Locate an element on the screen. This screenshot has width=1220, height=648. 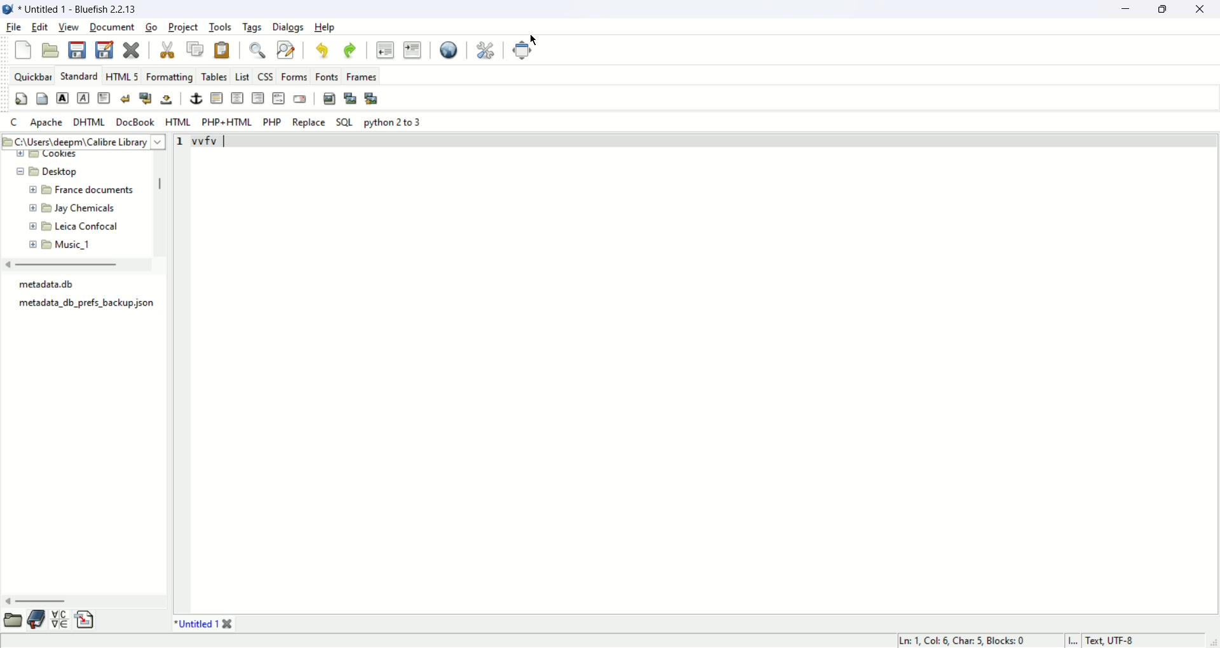
clear is located at coordinates (124, 99).